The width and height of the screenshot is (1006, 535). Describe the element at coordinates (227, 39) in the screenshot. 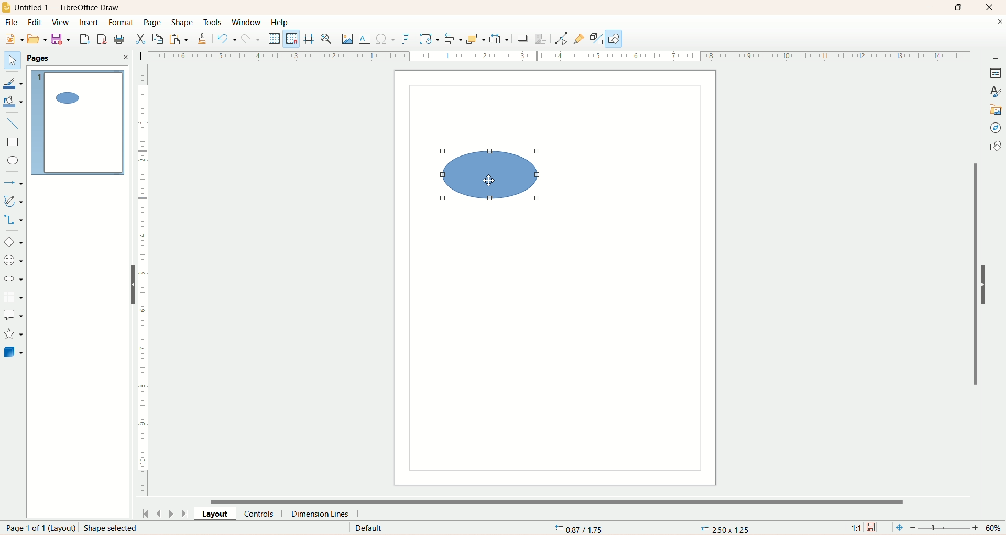

I see `undo` at that location.